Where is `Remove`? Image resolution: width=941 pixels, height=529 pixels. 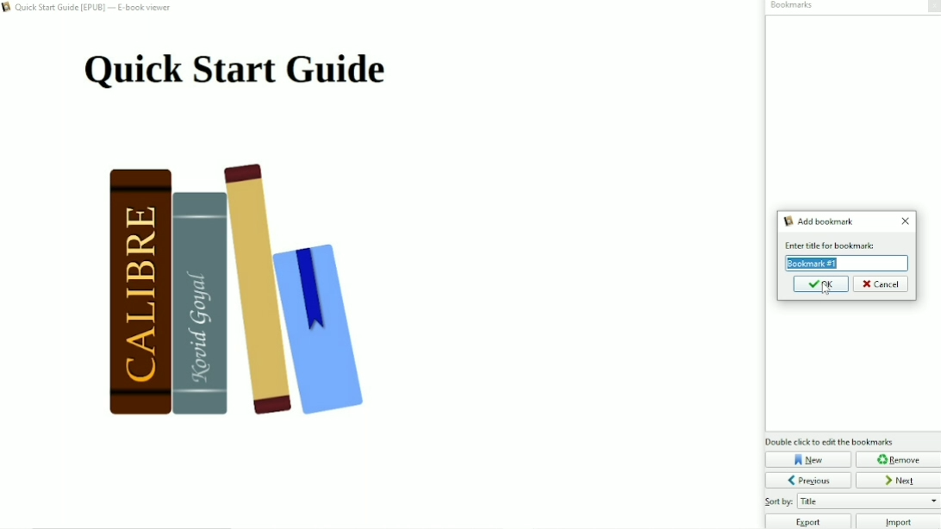
Remove is located at coordinates (898, 459).